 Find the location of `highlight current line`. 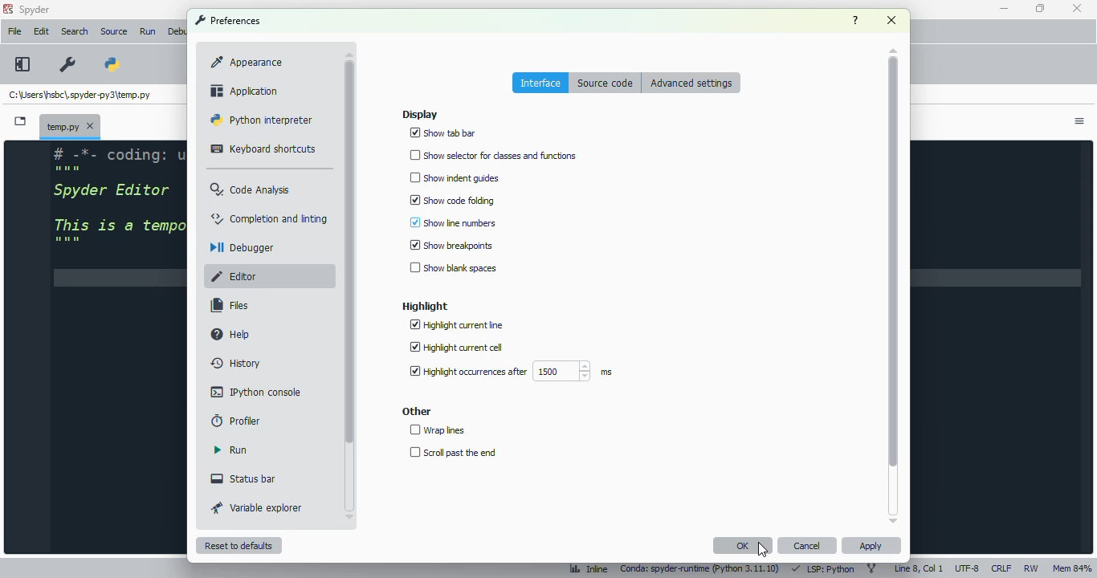

highlight current line is located at coordinates (457, 325).